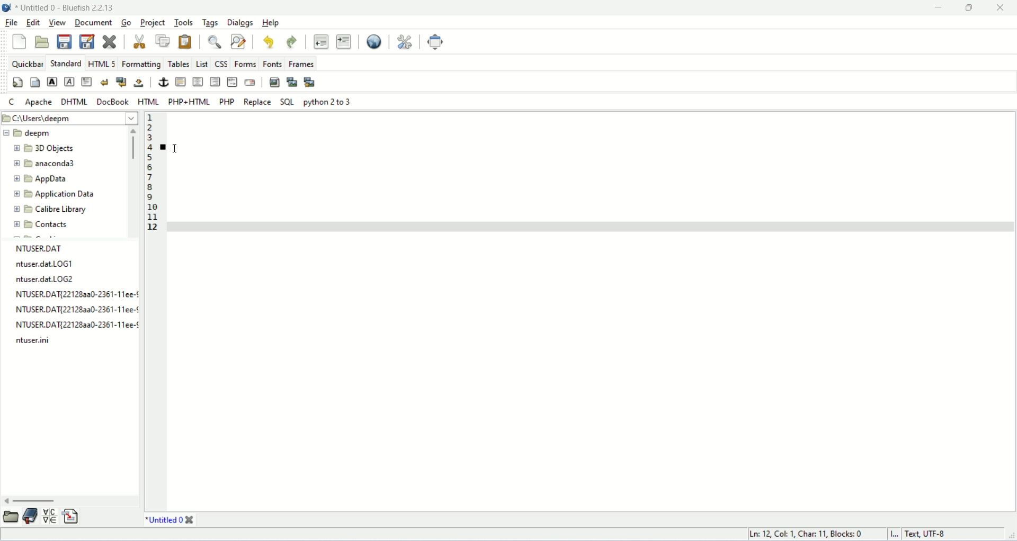 The width and height of the screenshot is (1017, 541). What do you see at coordinates (153, 23) in the screenshot?
I see `project` at bounding box center [153, 23].